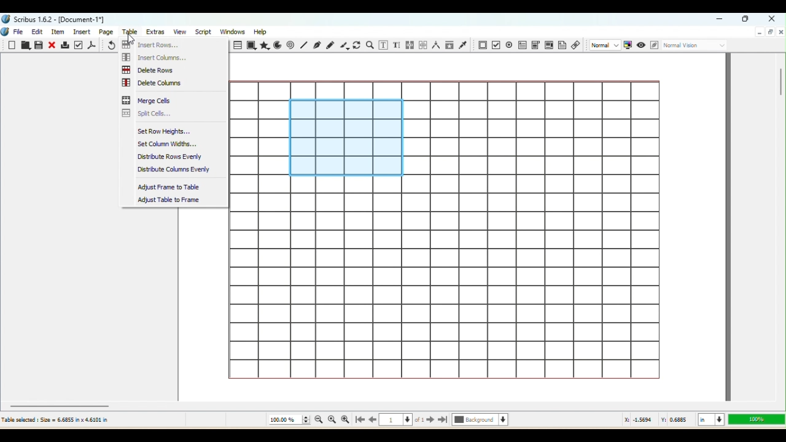  What do you see at coordinates (170, 157) in the screenshot?
I see `Distribute Rows Evenly` at bounding box center [170, 157].